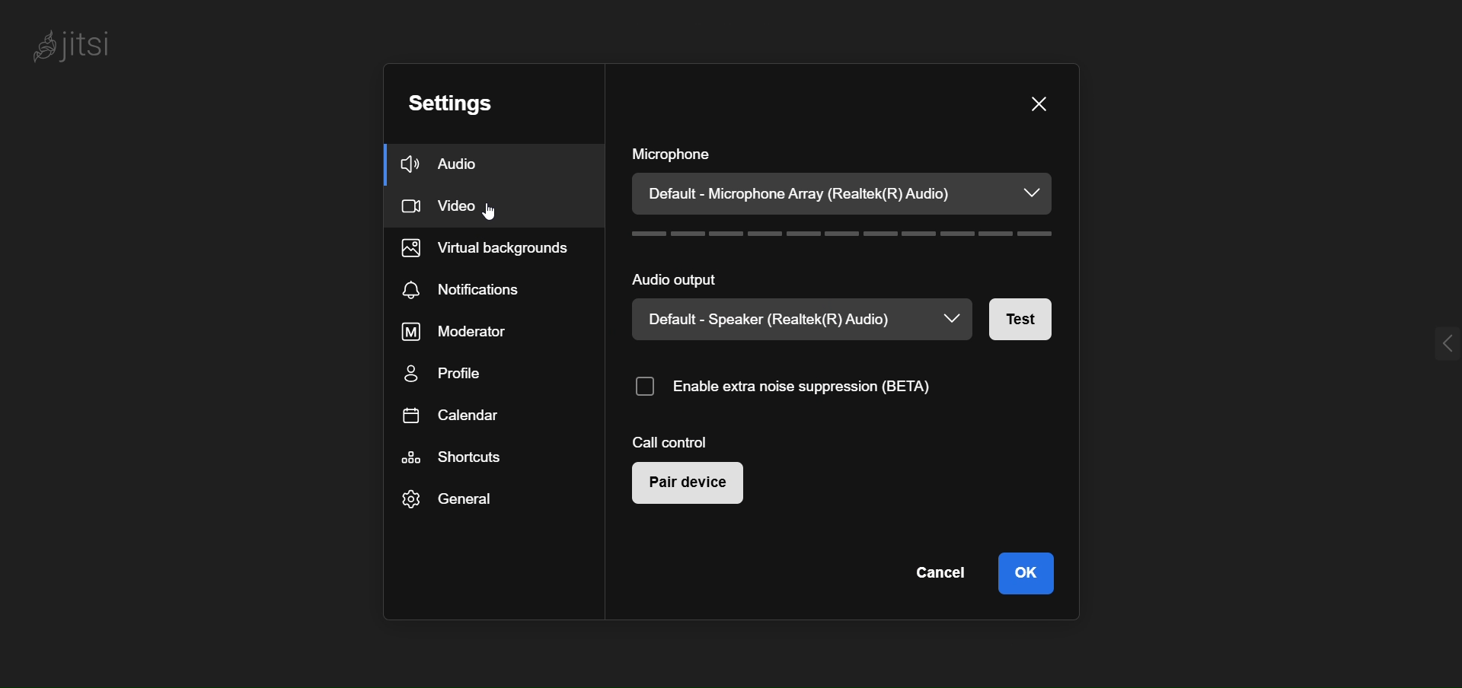  I want to click on dropdown, so click(954, 318).